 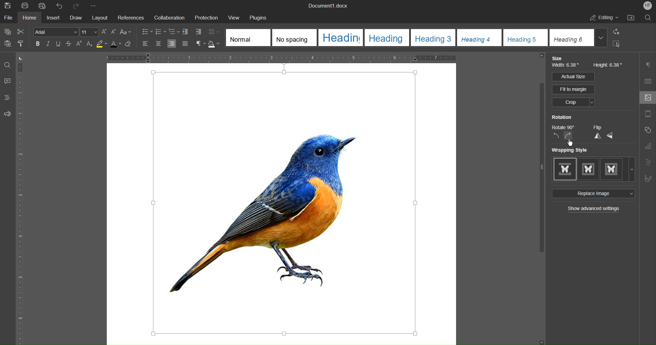 What do you see at coordinates (597, 128) in the screenshot?
I see `Flip` at bounding box center [597, 128].